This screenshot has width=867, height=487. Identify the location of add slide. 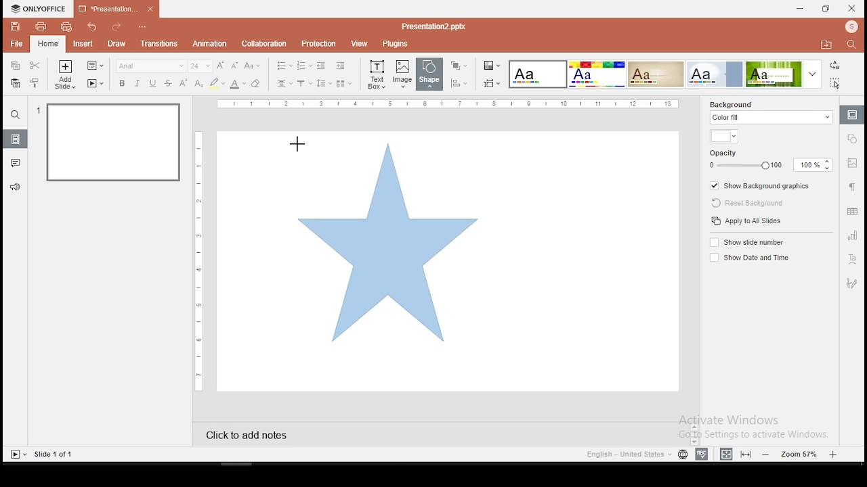
(65, 74).